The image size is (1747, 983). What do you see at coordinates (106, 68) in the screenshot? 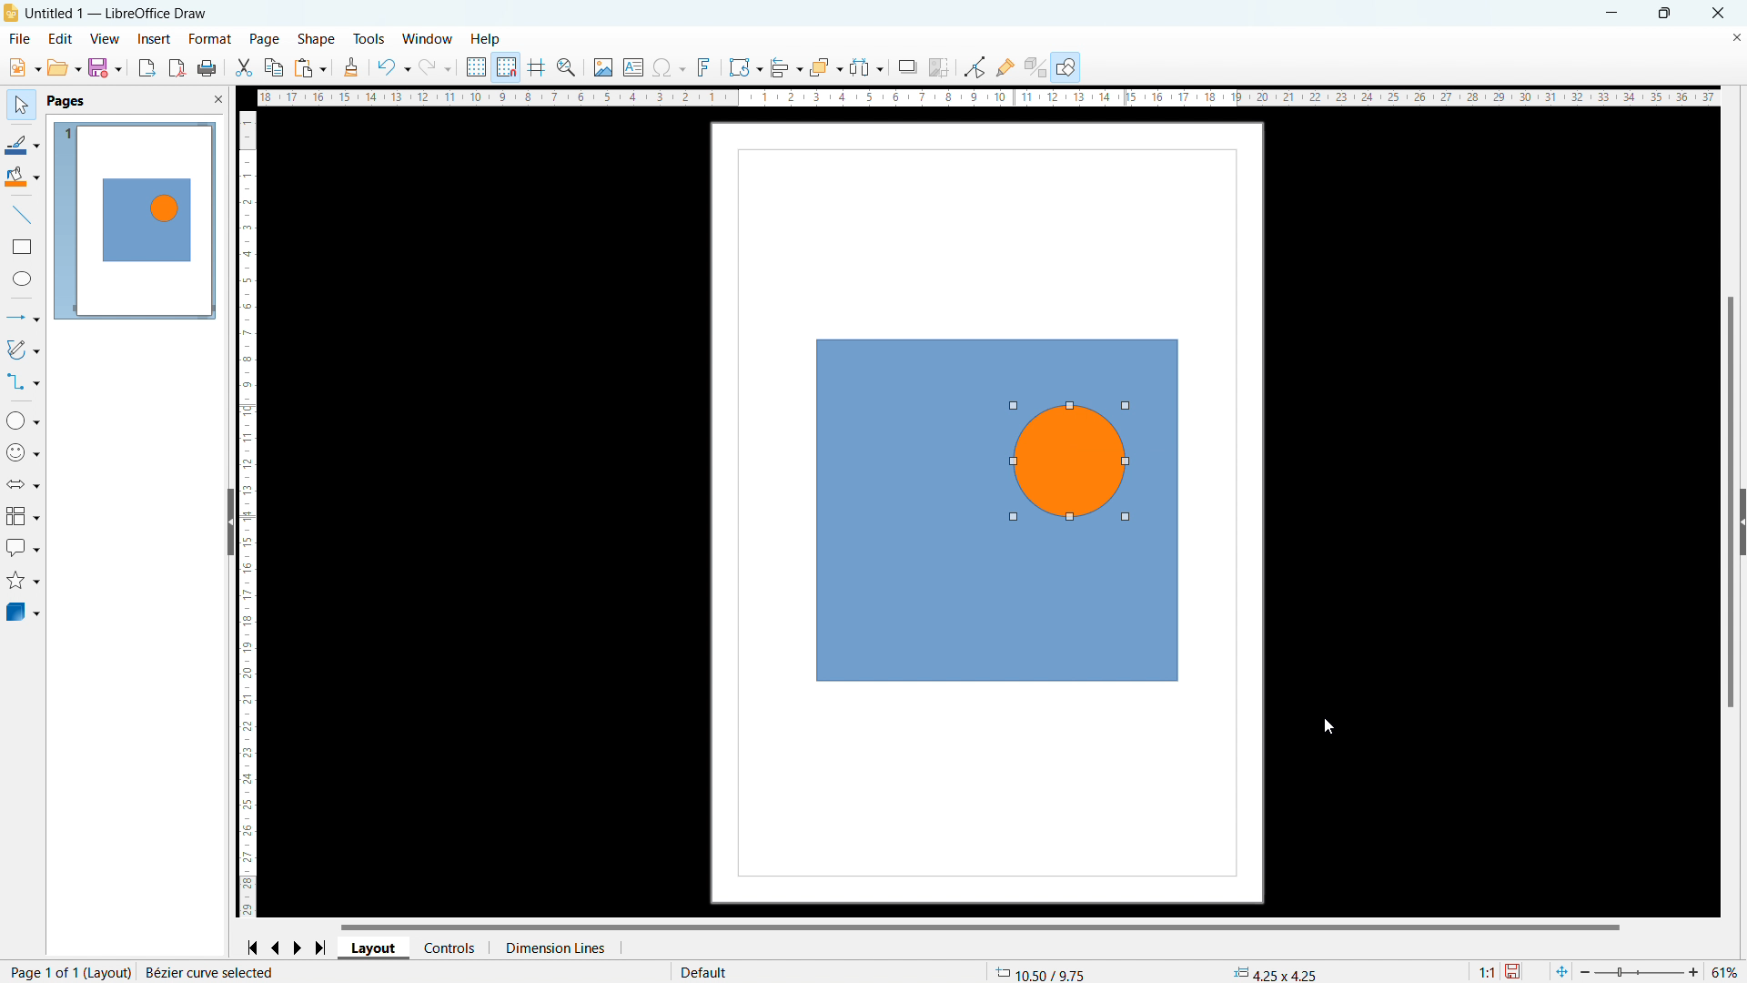
I see `save` at bounding box center [106, 68].